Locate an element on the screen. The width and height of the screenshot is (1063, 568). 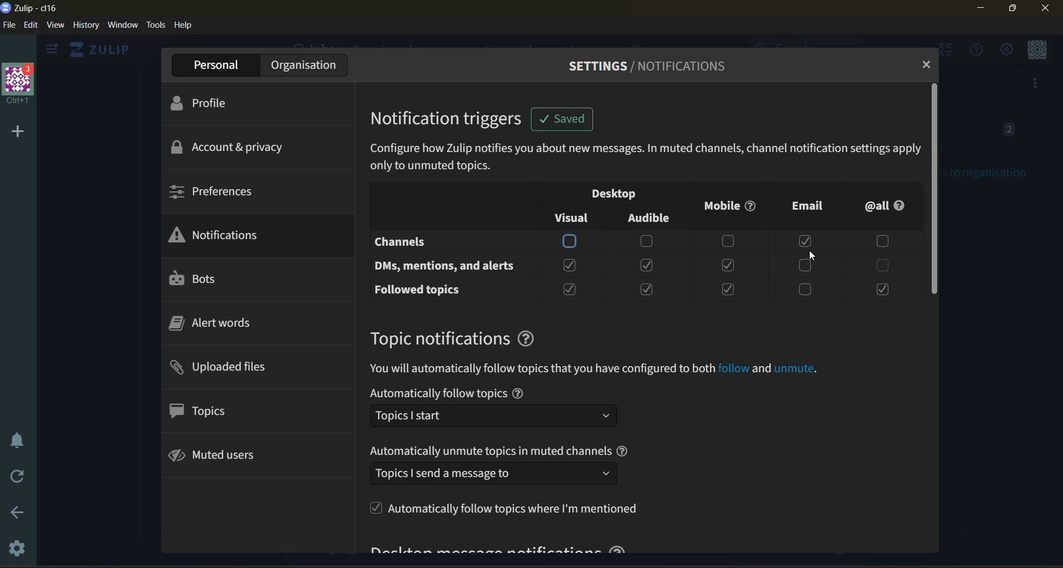
home view is located at coordinates (98, 49).